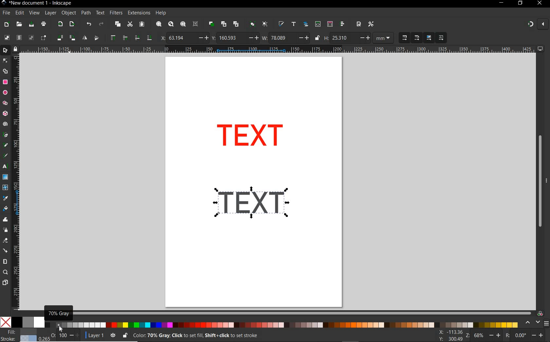 The image size is (550, 342). I want to click on calligraphy tool, so click(7, 156).